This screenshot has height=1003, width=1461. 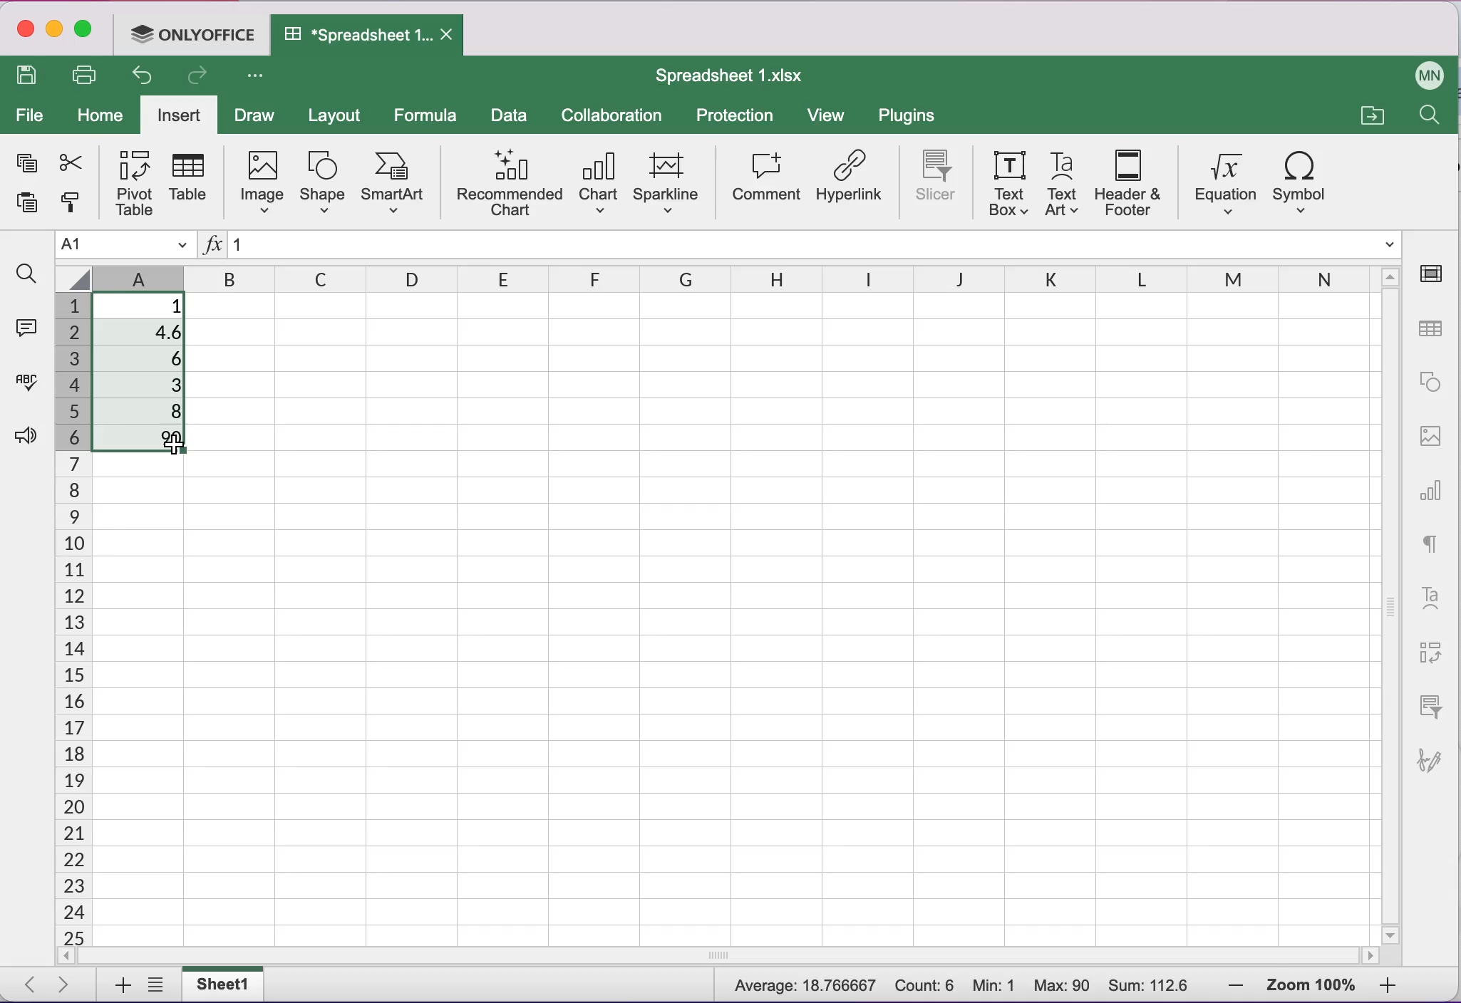 What do you see at coordinates (257, 115) in the screenshot?
I see `draw` at bounding box center [257, 115].